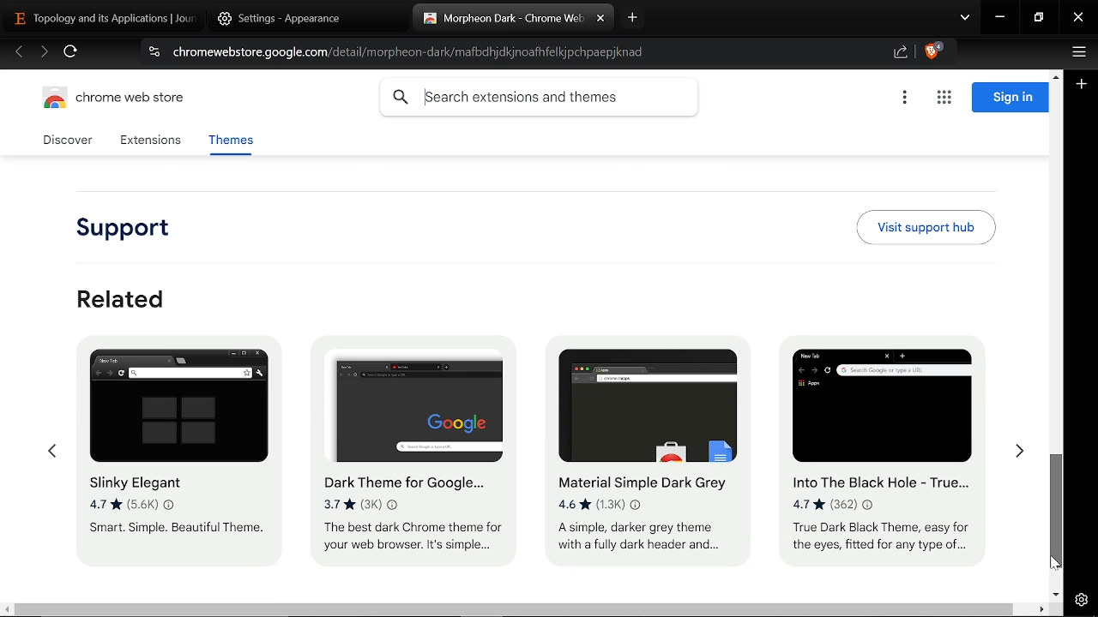 The image size is (1098, 617). I want to click on Search tabs, so click(965, 19).